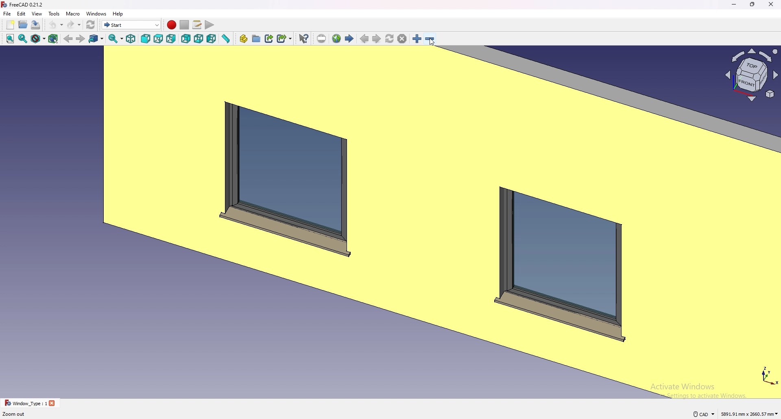 The height and width of the screenshot is (419, 781). What do you see at coordinates (211, 39) in the screenshot?
I see `left` at bounding box center [211, 39].